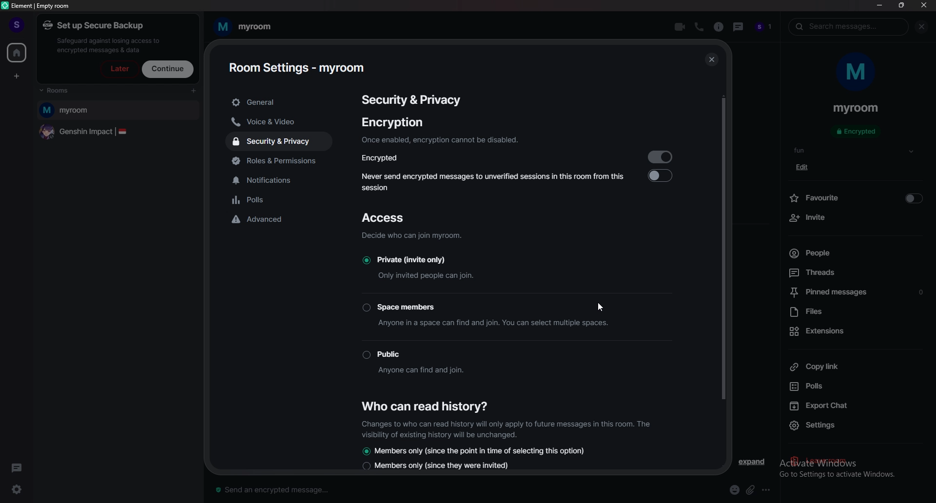 This screenshot has width=936, height=503. I want to click on security and privacy, so click(279, 142).